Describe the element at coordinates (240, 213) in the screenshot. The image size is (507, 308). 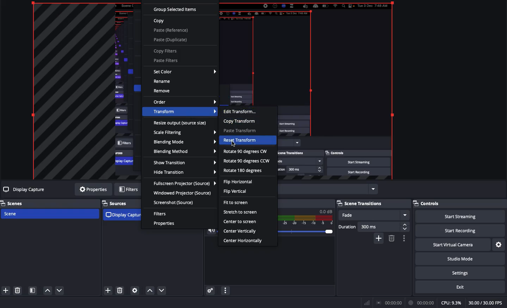
I see `Stretch to screen` at that location.